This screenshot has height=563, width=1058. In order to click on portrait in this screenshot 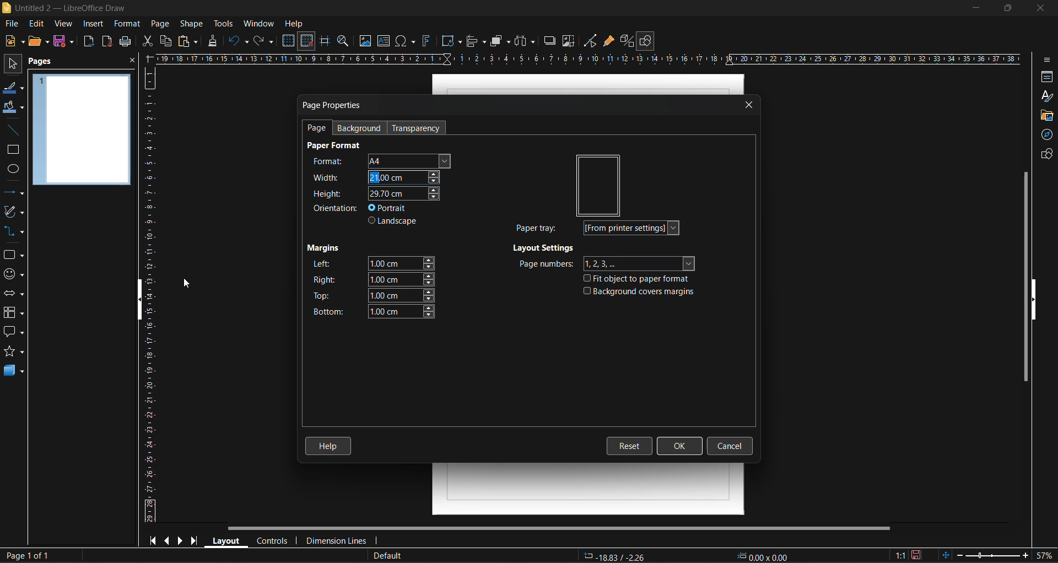, I will do `click(391, 208)`.